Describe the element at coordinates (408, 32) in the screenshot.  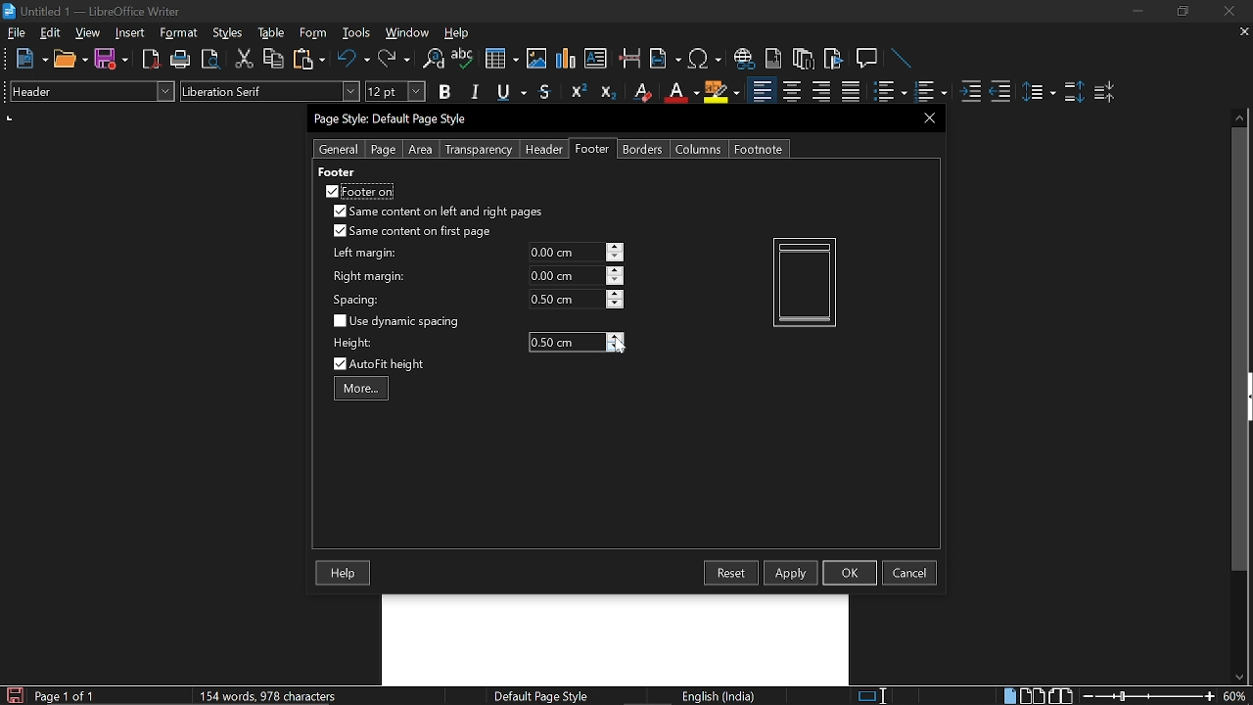
I see `WIndow` at that location.